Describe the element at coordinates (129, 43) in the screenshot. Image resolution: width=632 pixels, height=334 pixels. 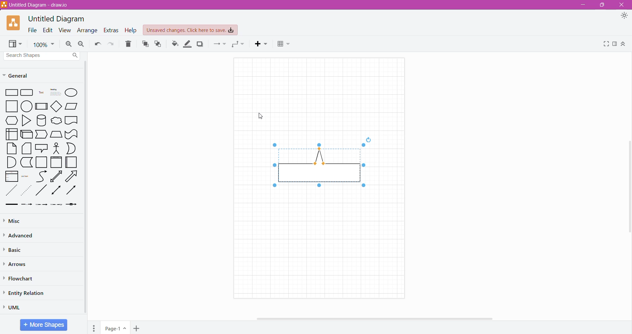
I see `Delete` at that location.